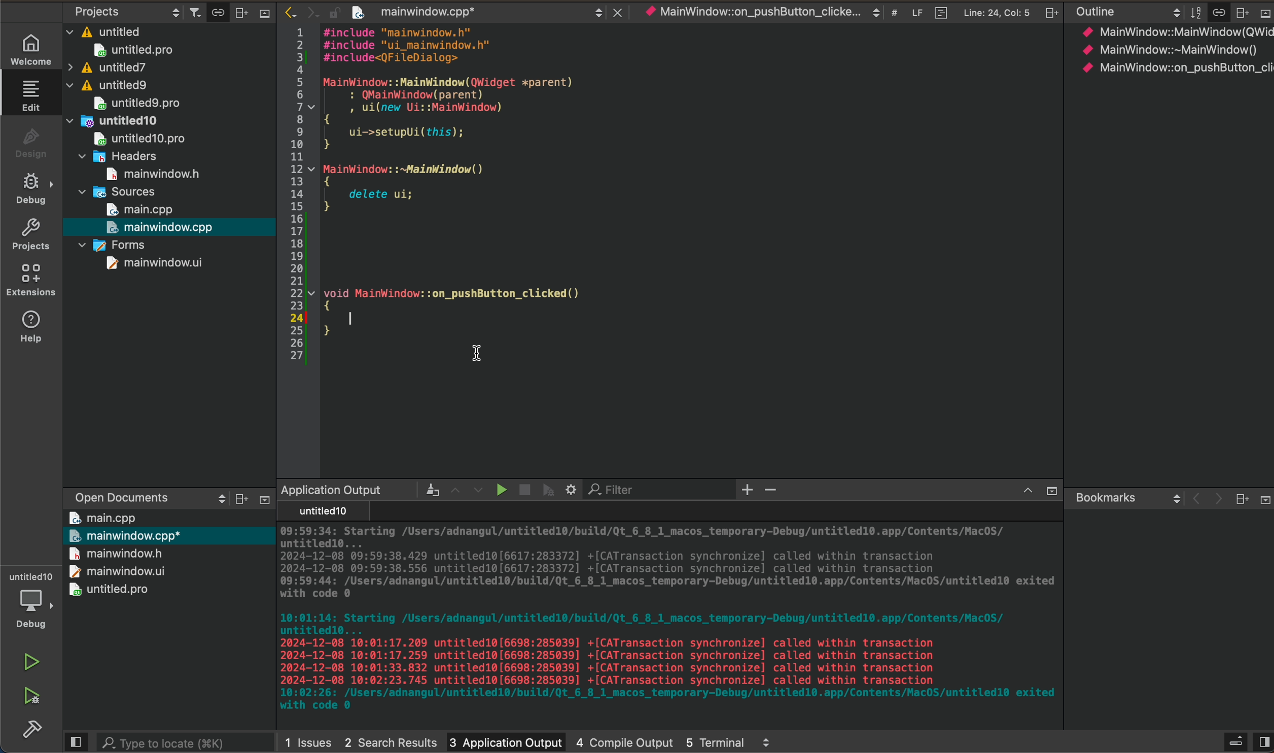 The image size is (1274, 753). Describe the element at coordinates (284, 11) in the screenshot. I see `back` at that location.